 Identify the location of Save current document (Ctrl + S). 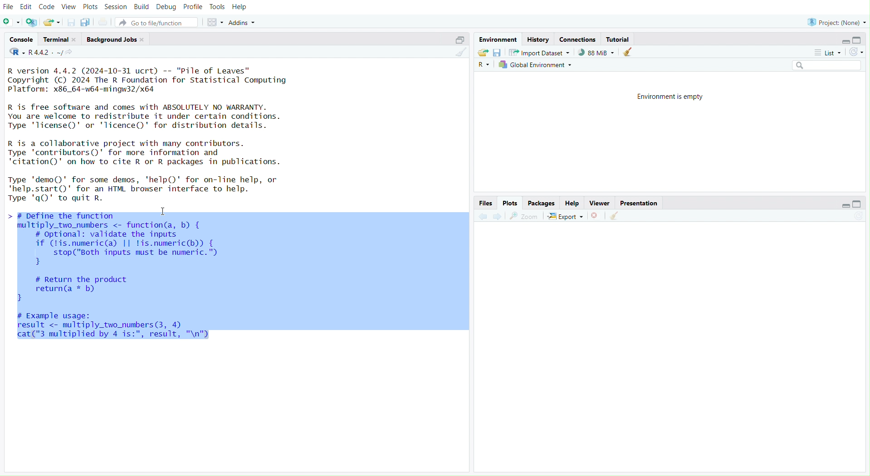
(68, 22).